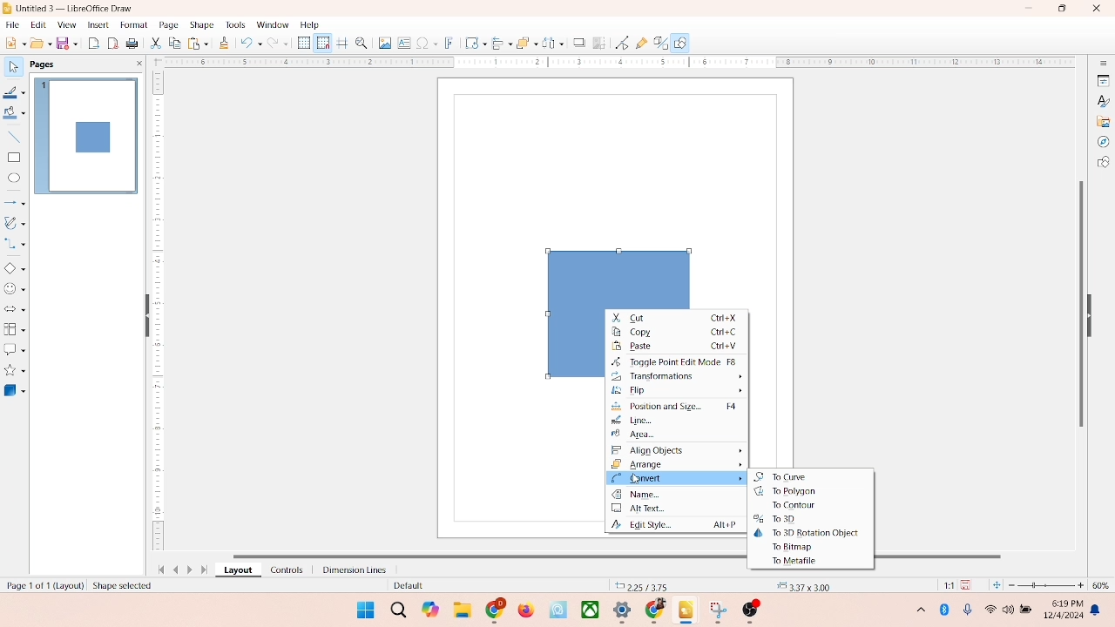 This screenshot has height=627, width=1115. What do you see at coordinates (166, 25) in the screenshot?
I see `page` at bounding box center [166, 25].